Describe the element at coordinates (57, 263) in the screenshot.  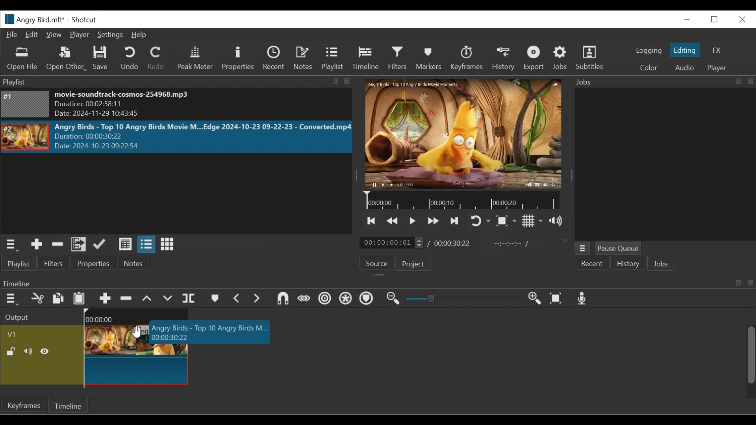
I see `Filters` at that location.